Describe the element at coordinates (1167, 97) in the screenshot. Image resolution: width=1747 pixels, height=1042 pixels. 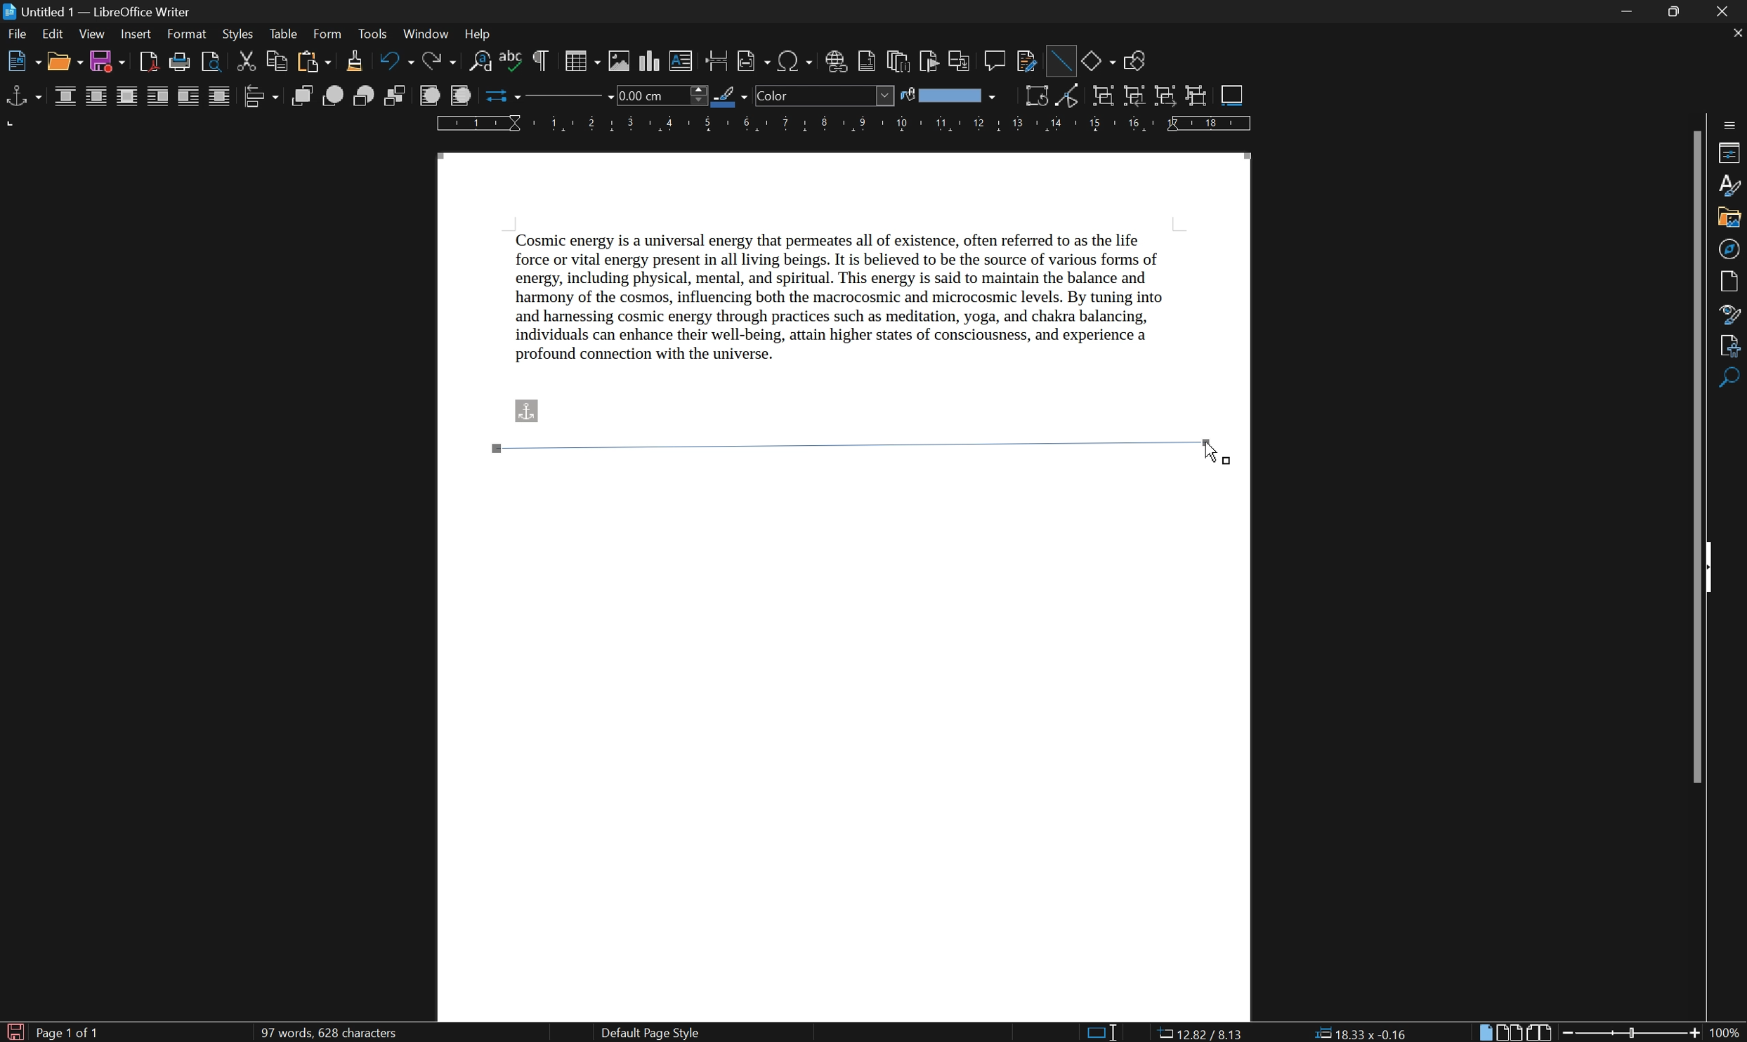
I see `exit group` at that location.